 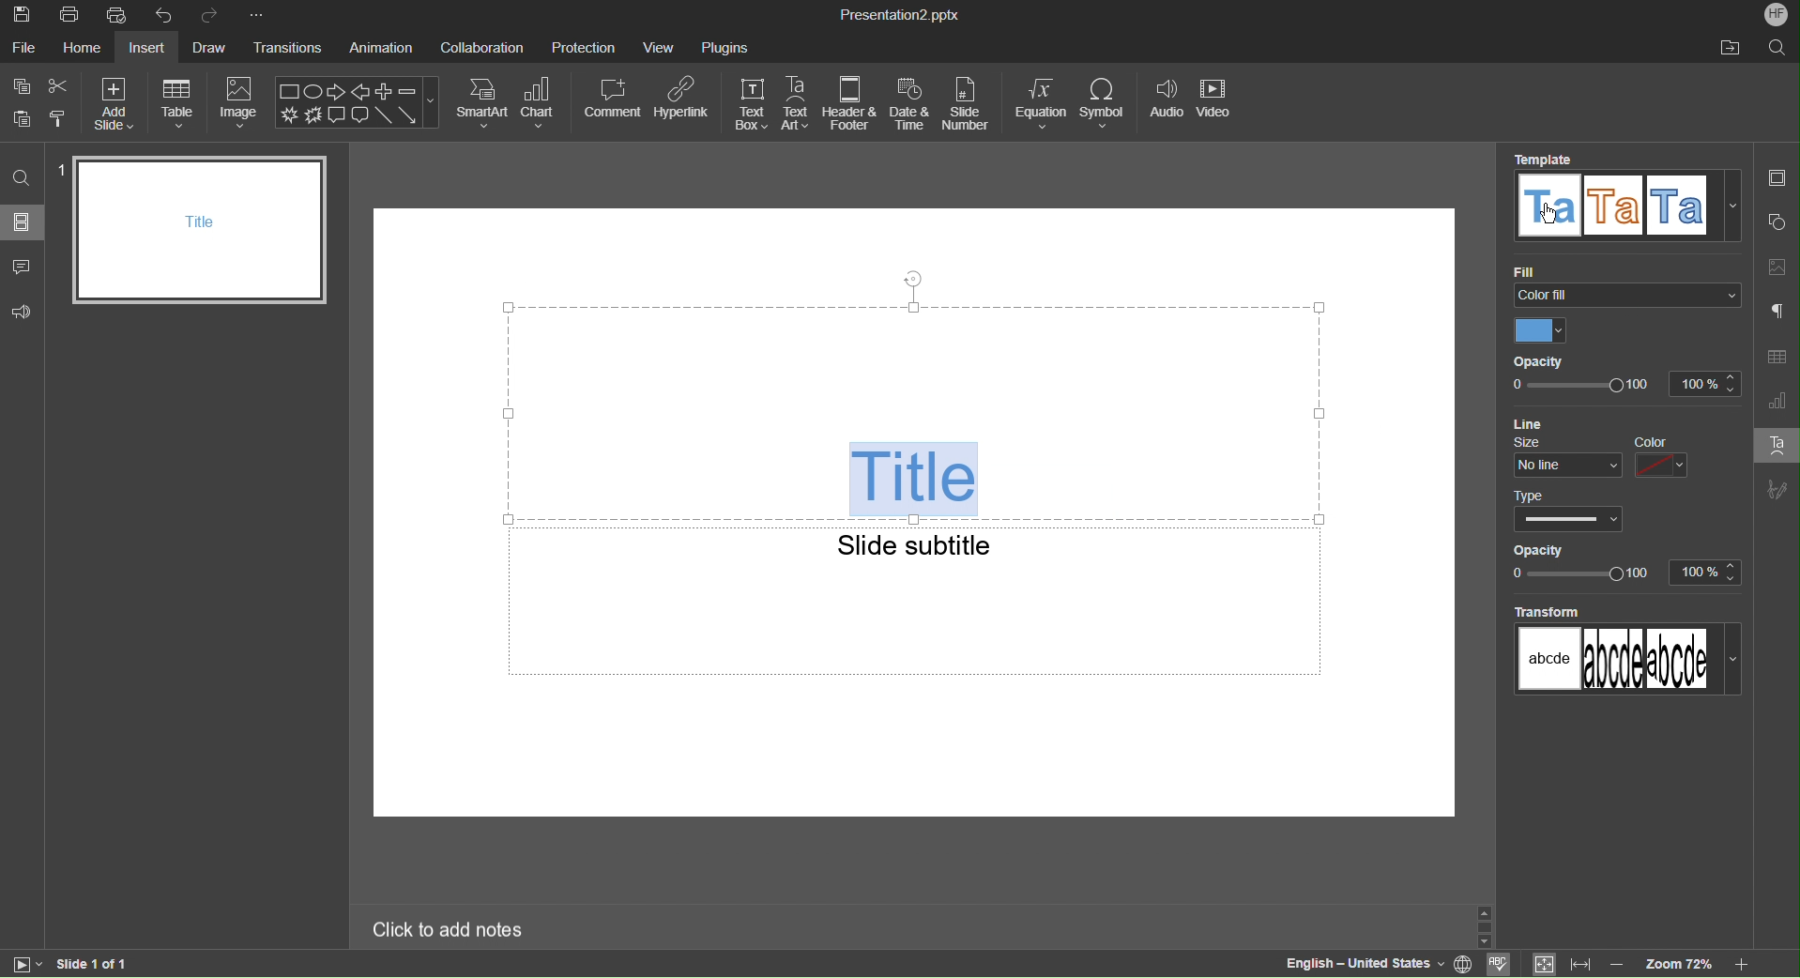 I want to click on Image Settings, so click(x=1777, y=268).